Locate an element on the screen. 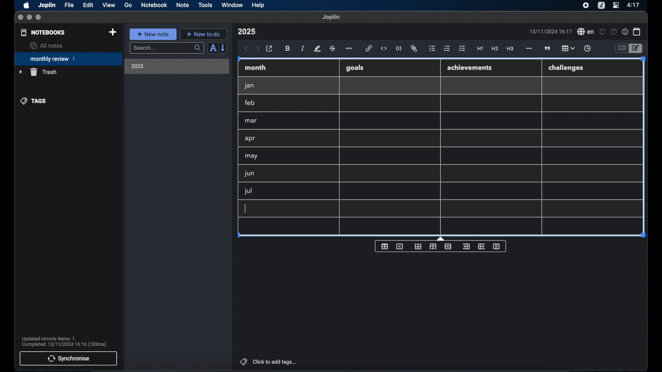  notebooks is located at coordinates (43, 32).